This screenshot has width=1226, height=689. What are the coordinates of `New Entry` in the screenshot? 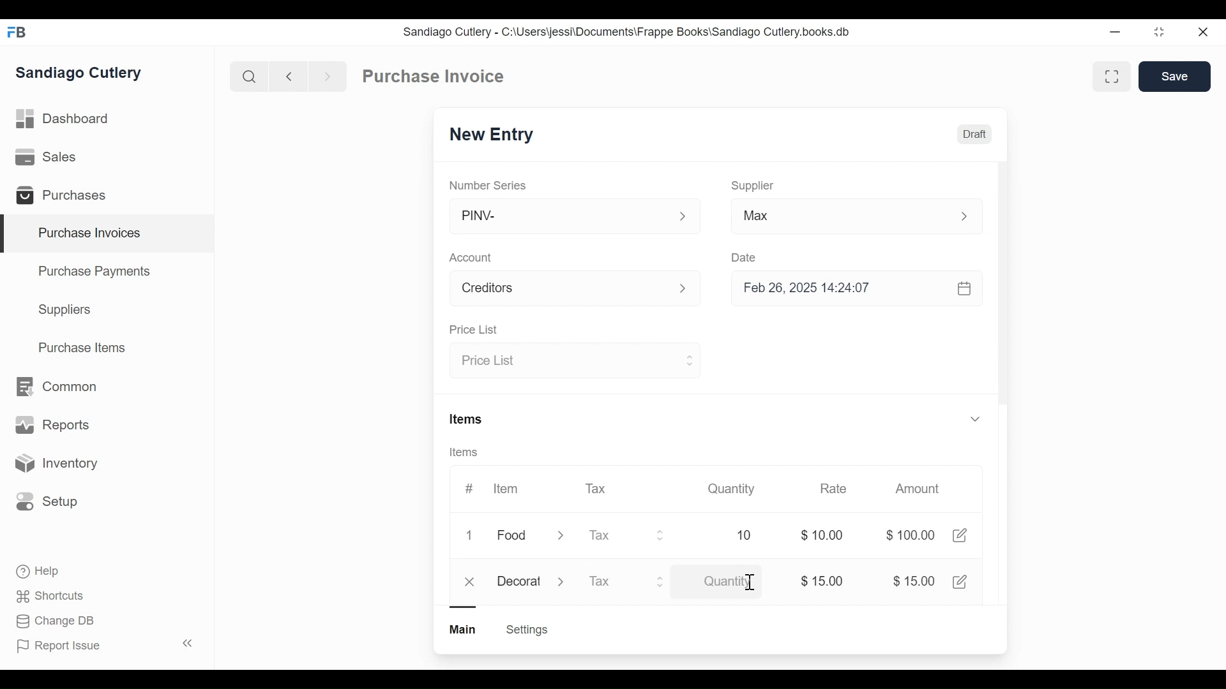 It's located at (495, 135).